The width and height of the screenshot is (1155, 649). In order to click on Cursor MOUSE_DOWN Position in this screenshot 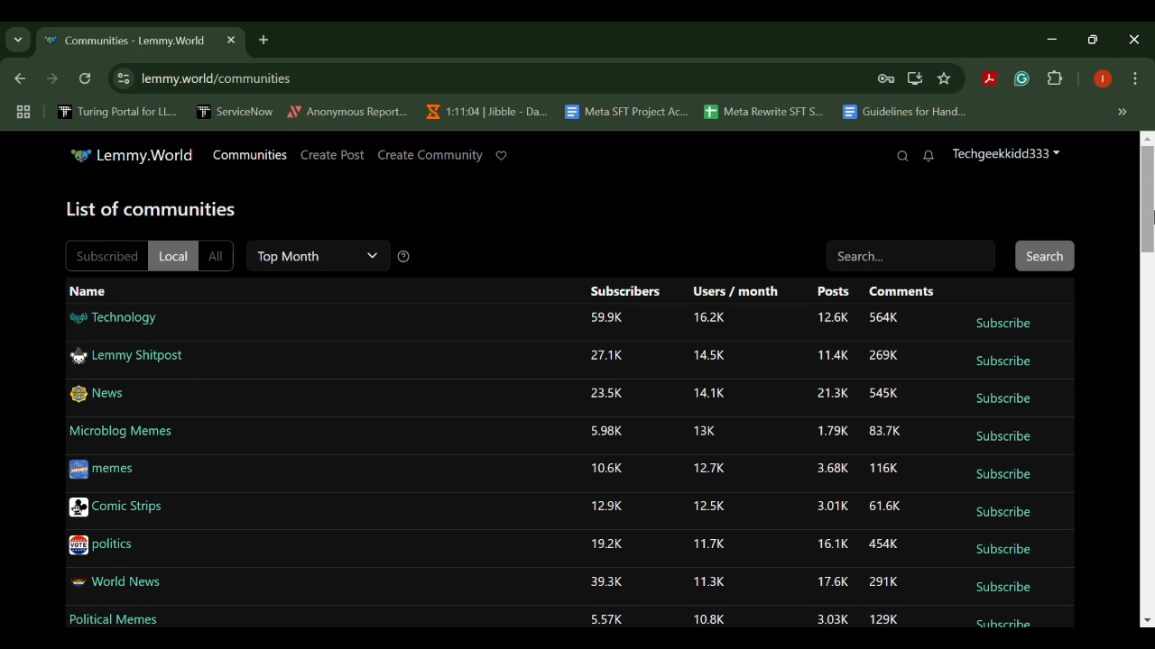, I will do `click(1146, 197)`.